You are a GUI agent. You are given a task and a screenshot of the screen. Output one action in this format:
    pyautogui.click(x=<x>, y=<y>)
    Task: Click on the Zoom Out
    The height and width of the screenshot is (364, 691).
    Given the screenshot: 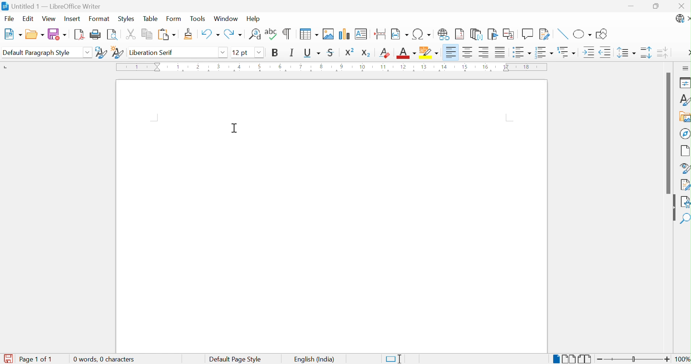 What is the action you would take?
    pyautogui.click(x=600, y=360)
    